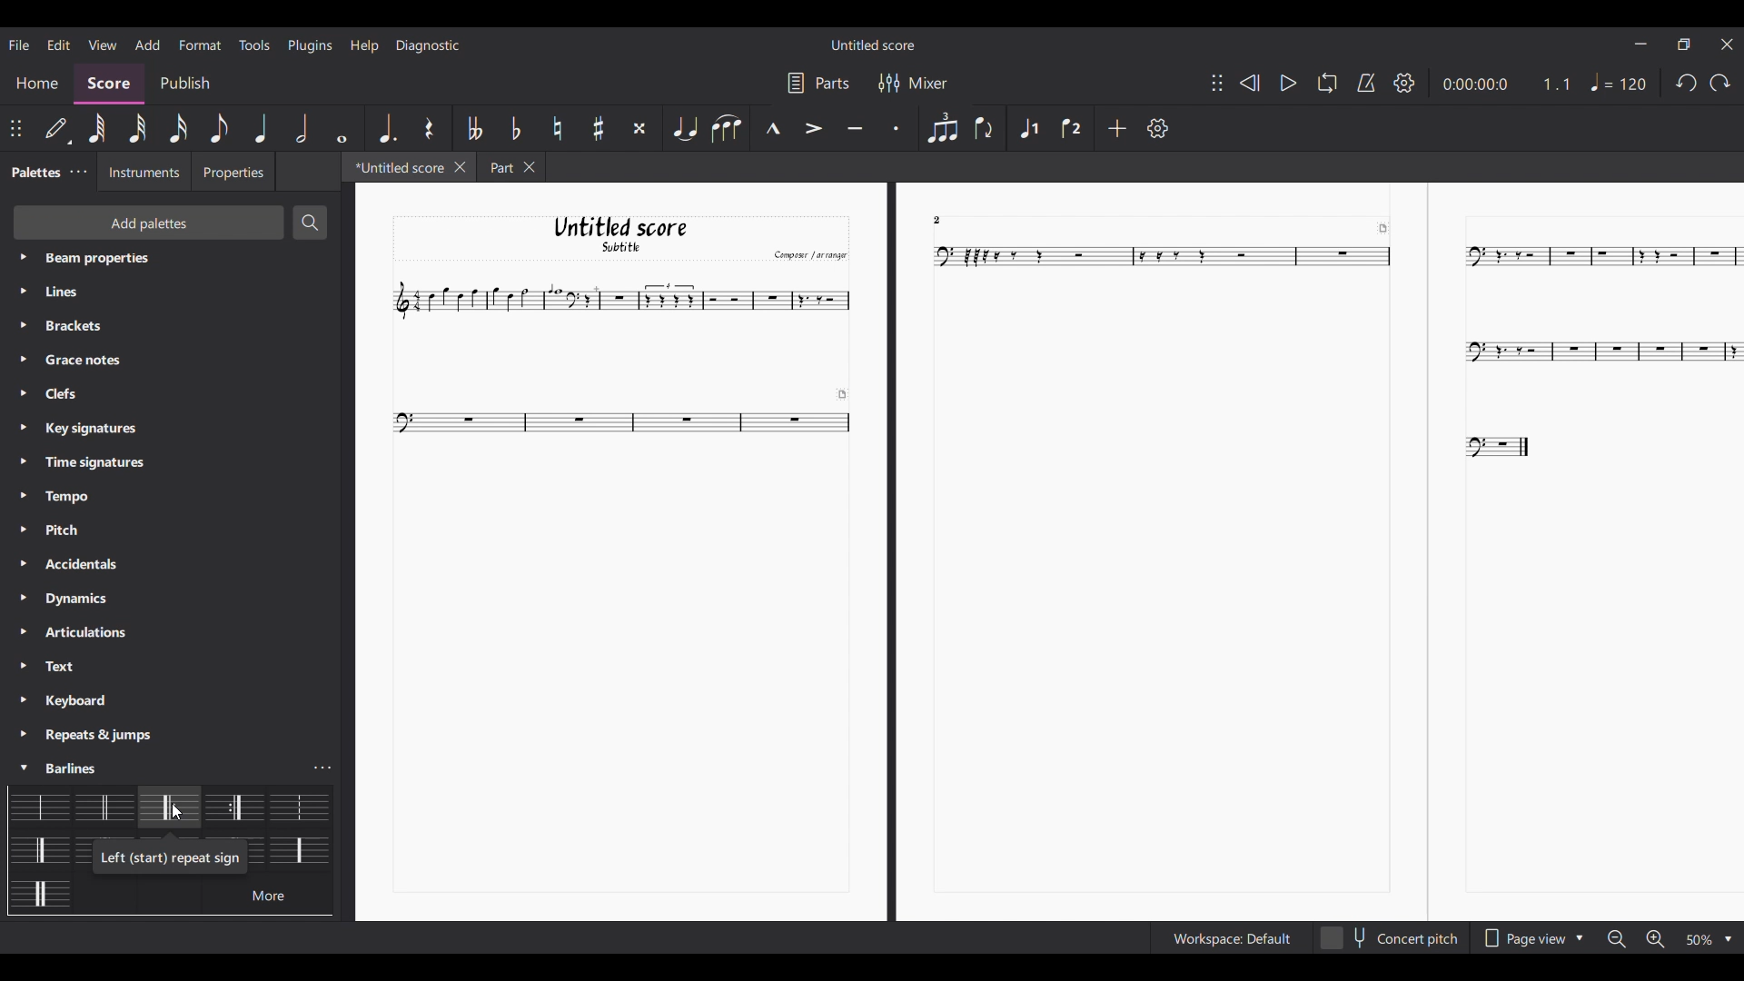  I want to click on Zoom options, so click(1709, 939).